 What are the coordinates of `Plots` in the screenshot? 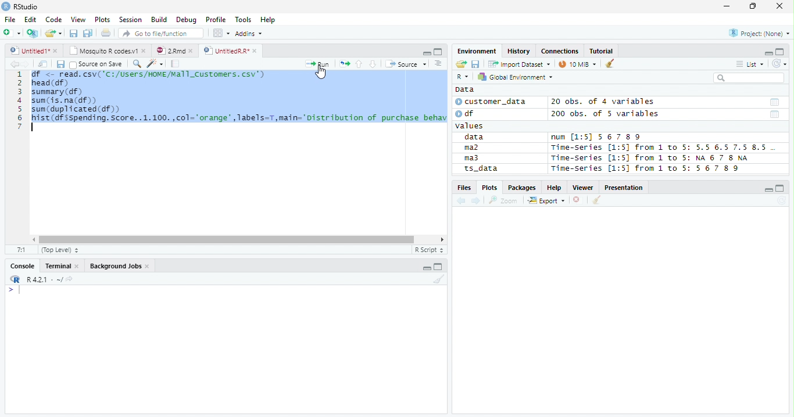 It's located at (102, 20).